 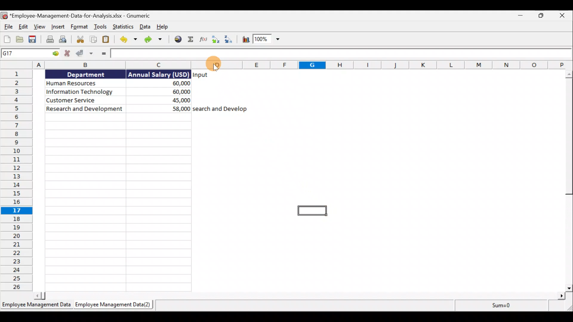 What do you see at coordinates (24, 25) in the screenshot?
I see `Edit` at bounding box center [24, 25].